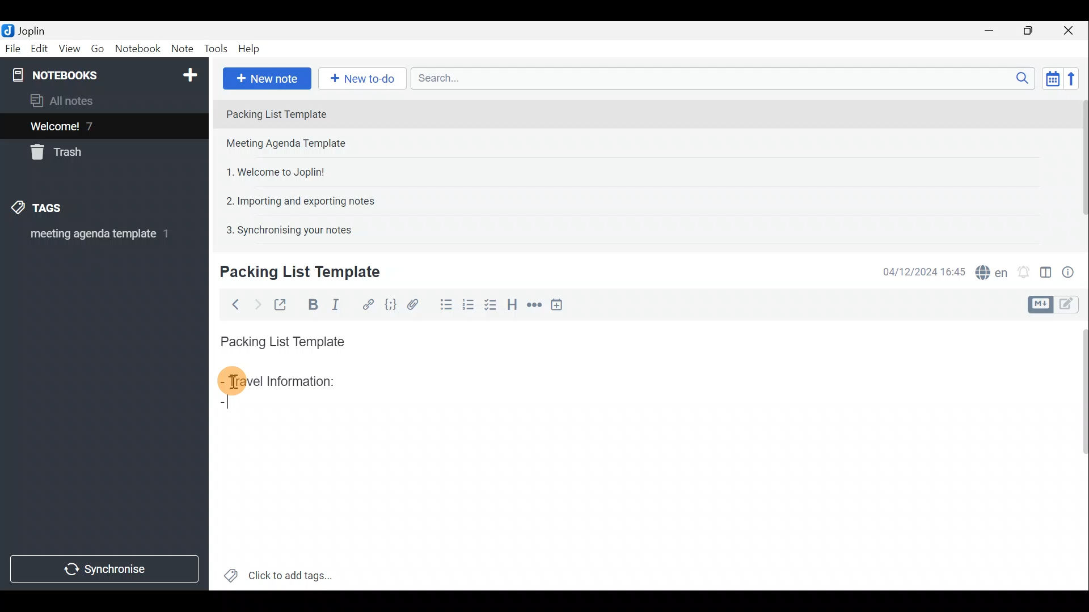  Describe the element at coordinates (293, 273) in the screenshot. I see `Creating new note` at that location.